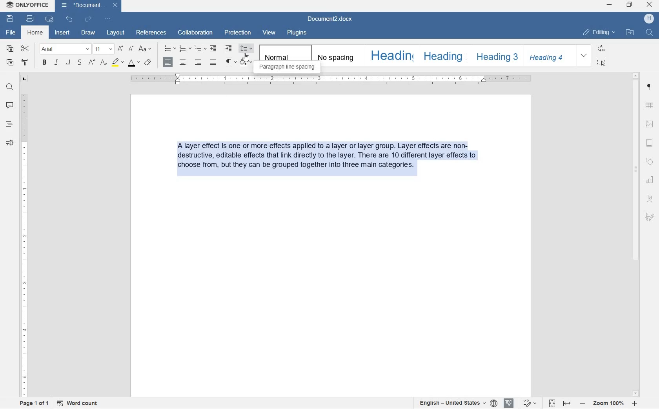  I want to click on view, so click(269, 33).